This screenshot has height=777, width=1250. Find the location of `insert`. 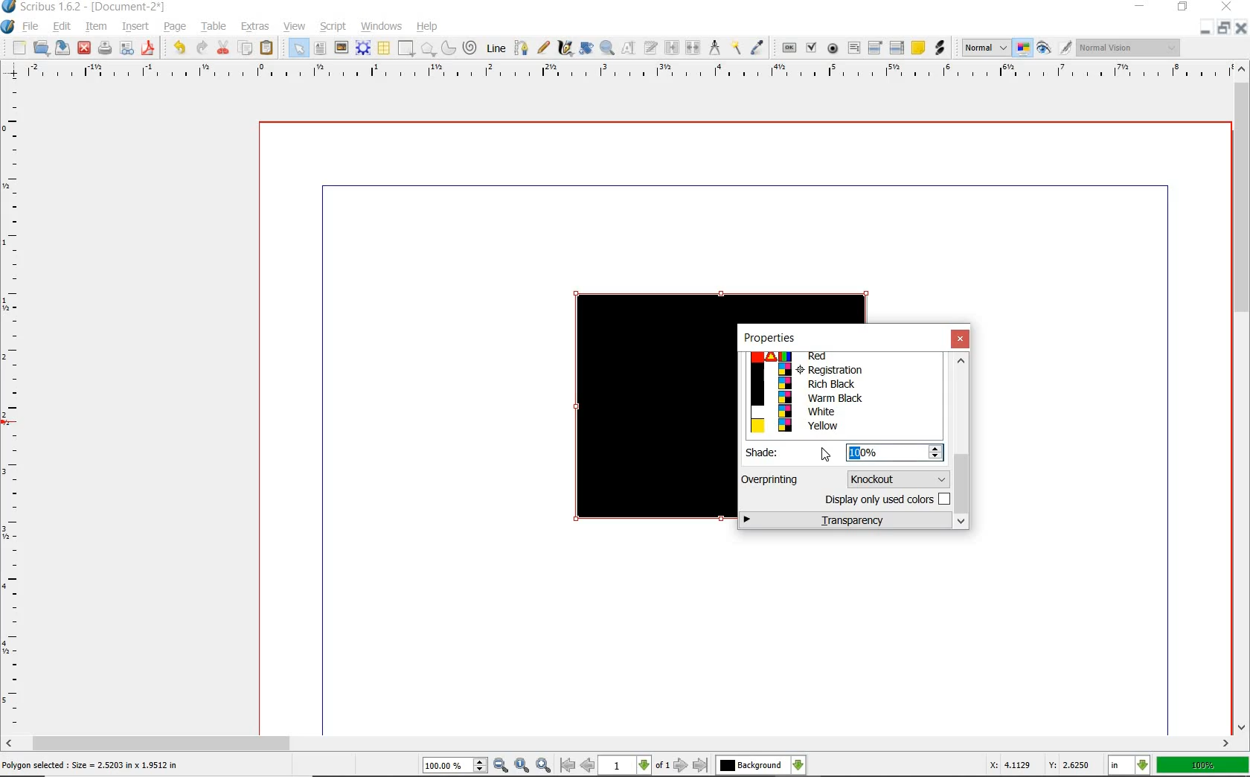

insert is located at coordinates (138, 26).